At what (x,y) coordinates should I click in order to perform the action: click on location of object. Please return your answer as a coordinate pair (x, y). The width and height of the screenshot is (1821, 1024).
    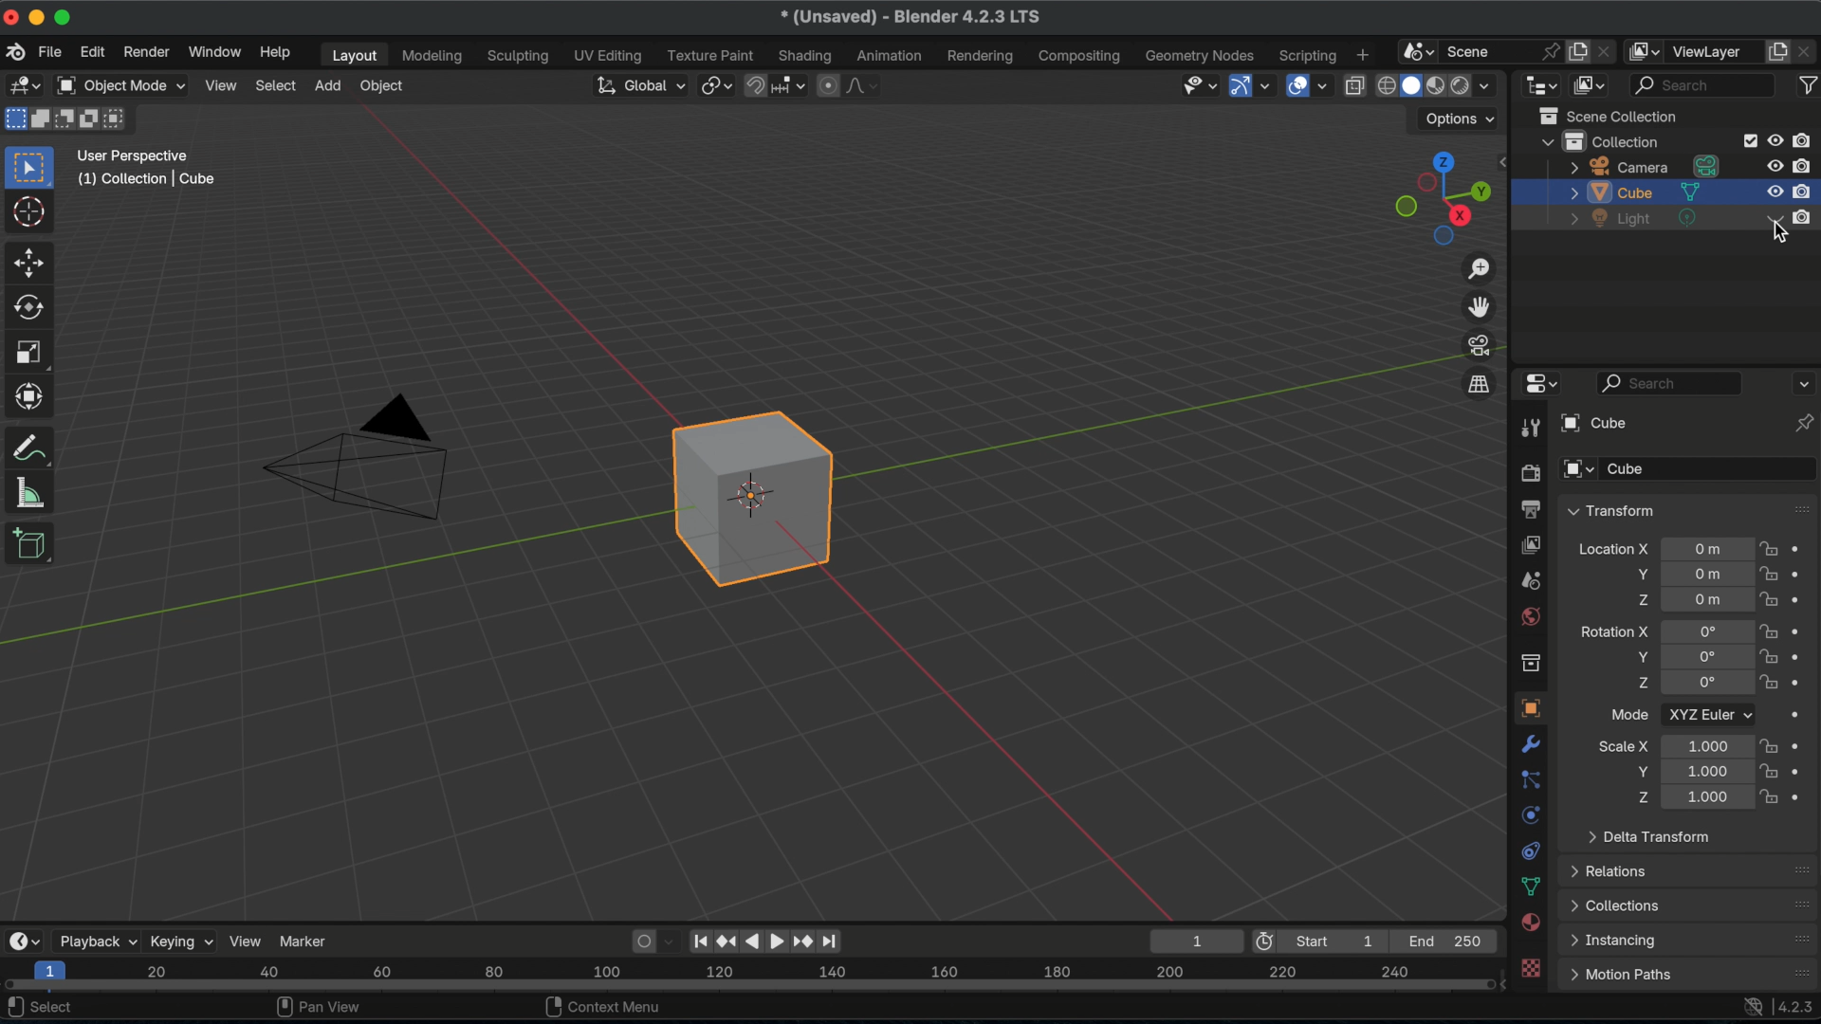
    Looking at the image, I should click on (1706, 574).